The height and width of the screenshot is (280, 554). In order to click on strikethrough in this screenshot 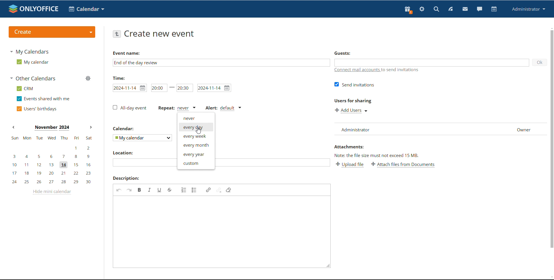, I will do `click(170, 190)`.